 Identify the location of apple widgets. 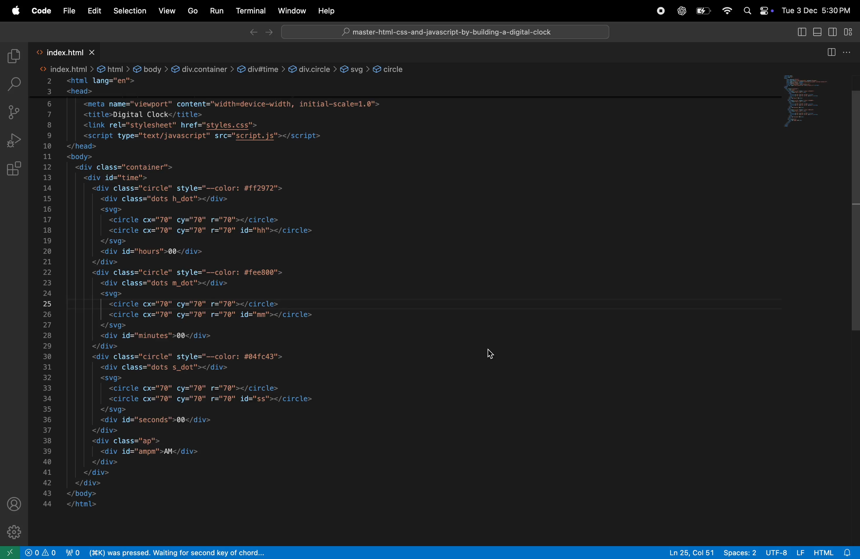
(755, 12).